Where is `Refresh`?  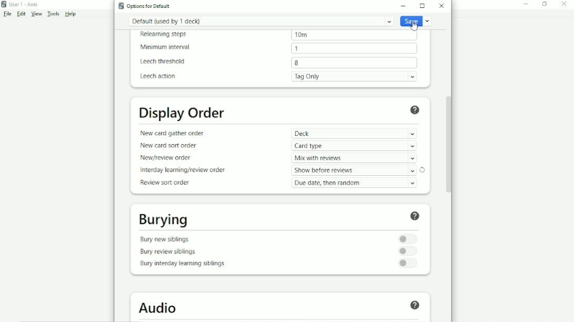
Refresh is located at coordinates (423, 170).